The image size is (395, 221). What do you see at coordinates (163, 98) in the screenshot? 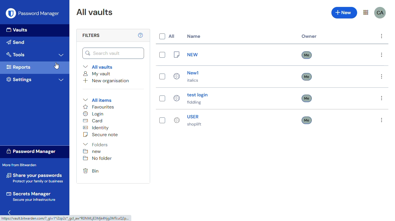
I see `checkbox` at bounding box center [163, 98].